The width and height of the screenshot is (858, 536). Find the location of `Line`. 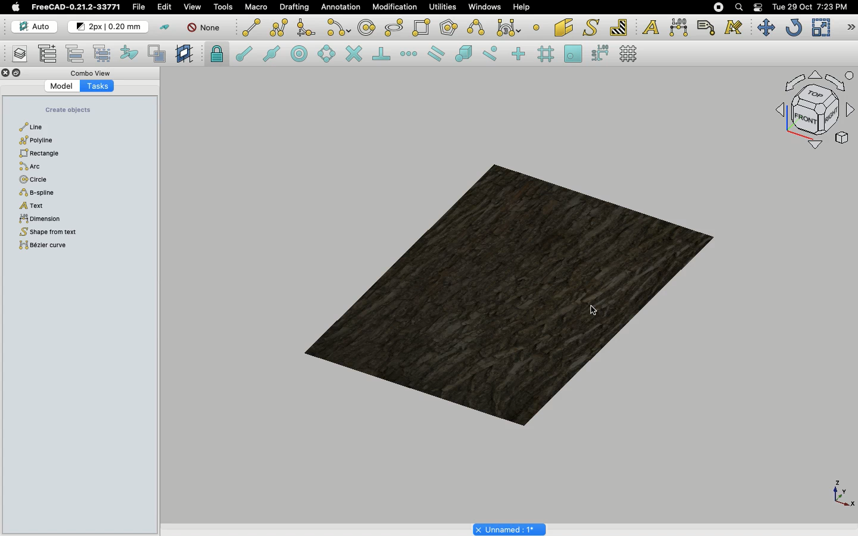

Line is located at coordinates (250, 27).